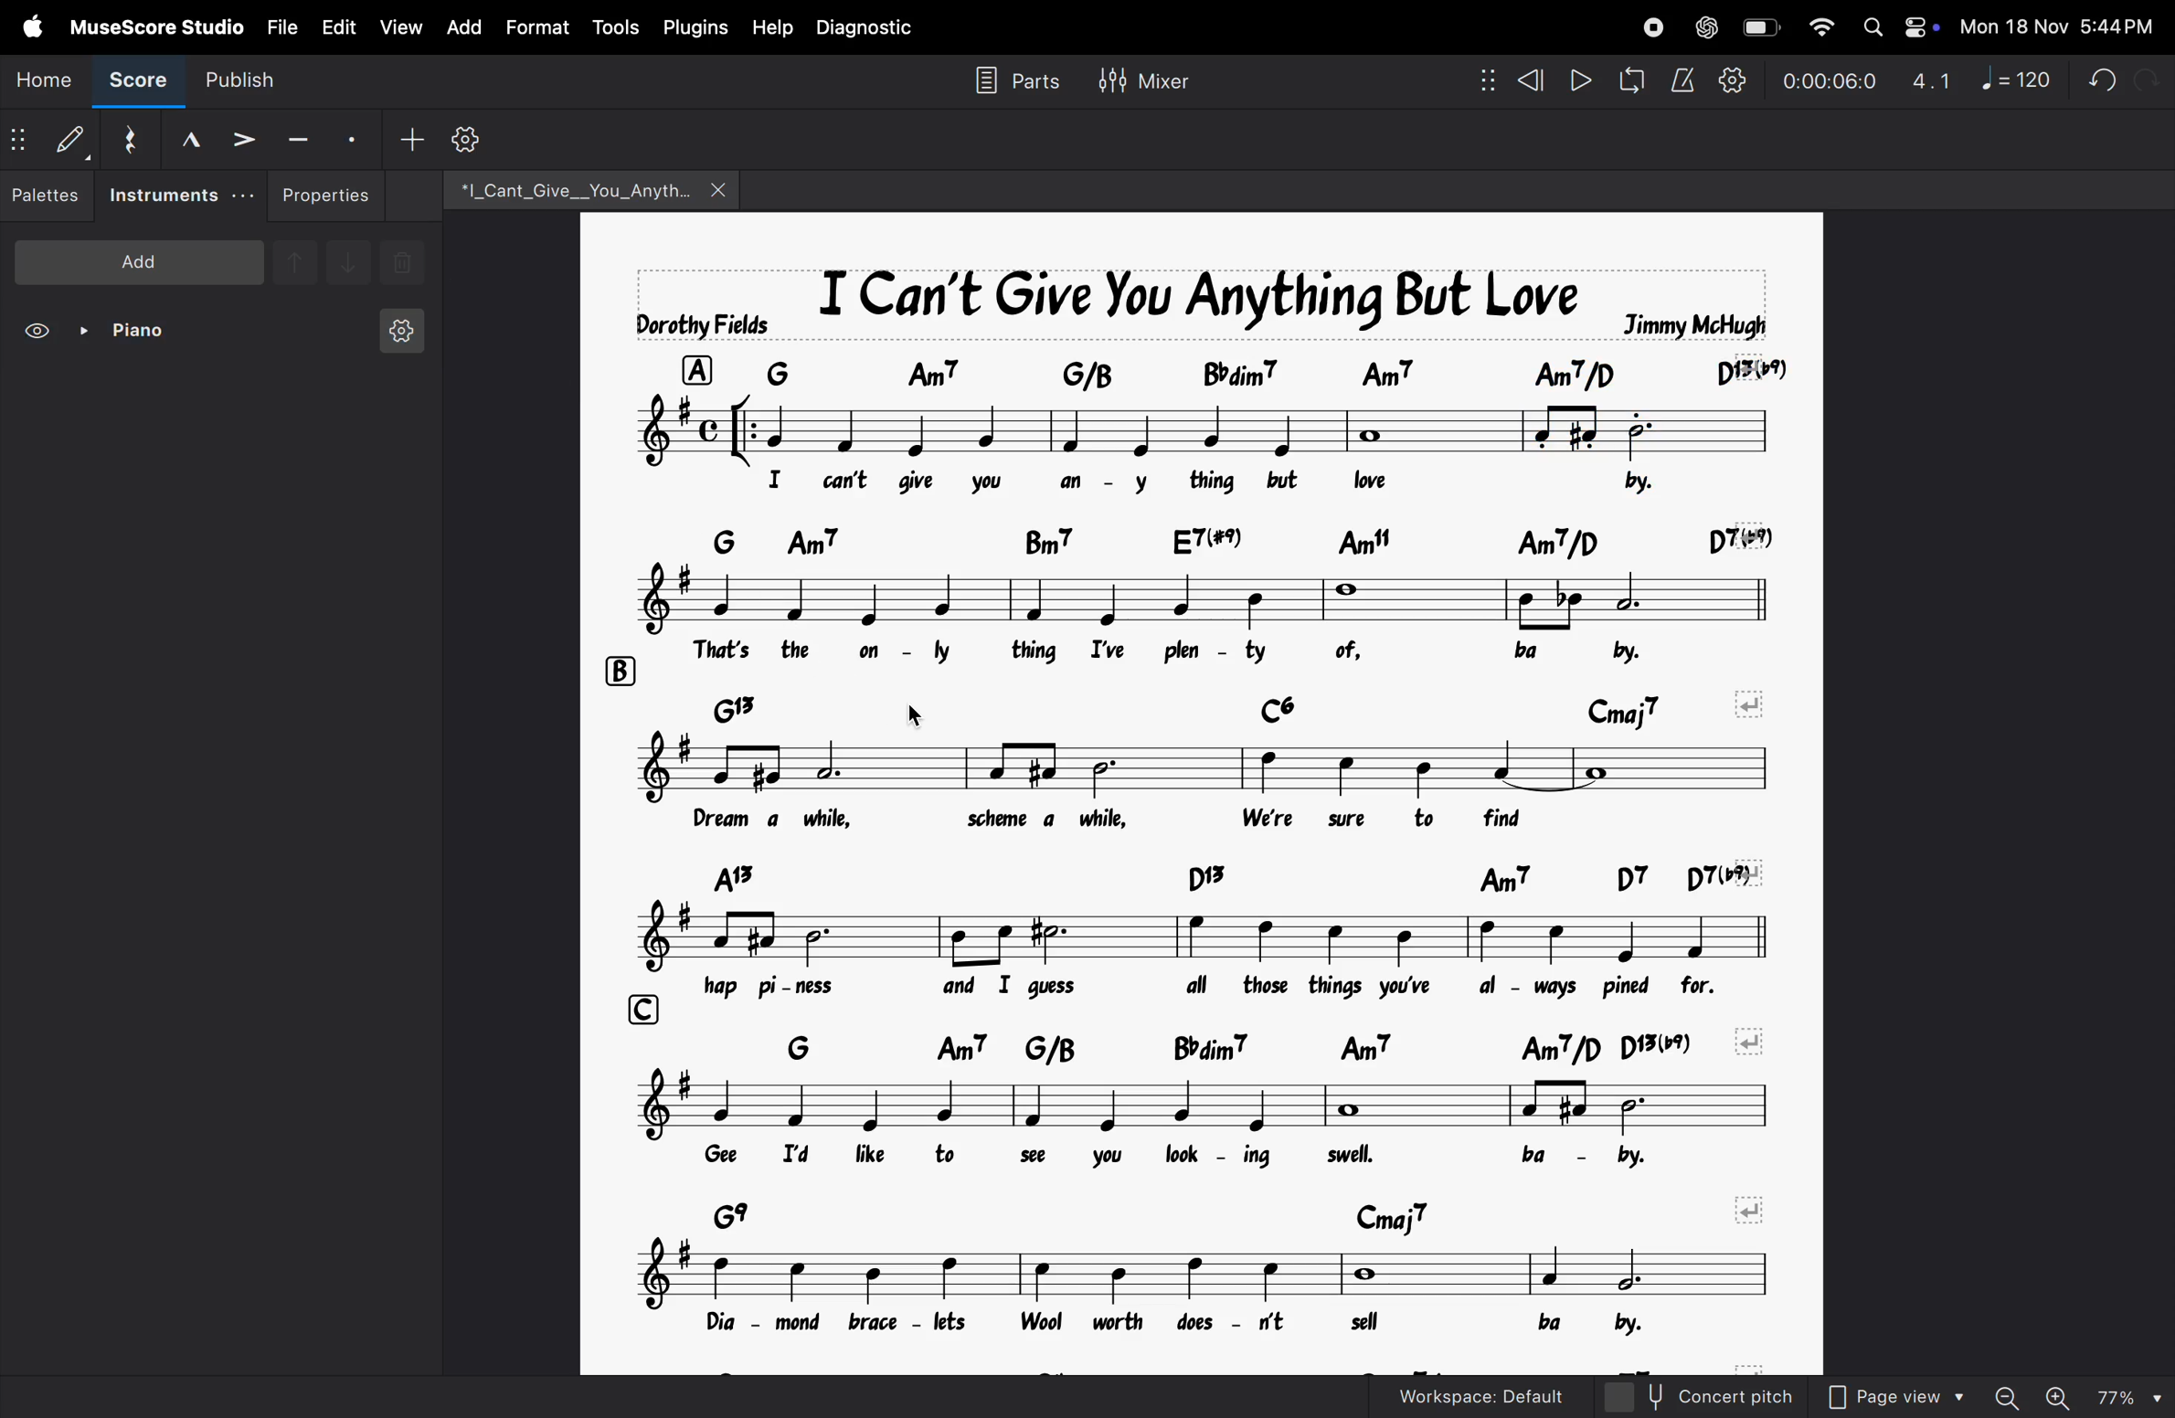 This screenshot has width=2175, height=1418. What do you see at coordinates (774, 29) in the screenshot?
I see `help` at bounding box center [774, 29].